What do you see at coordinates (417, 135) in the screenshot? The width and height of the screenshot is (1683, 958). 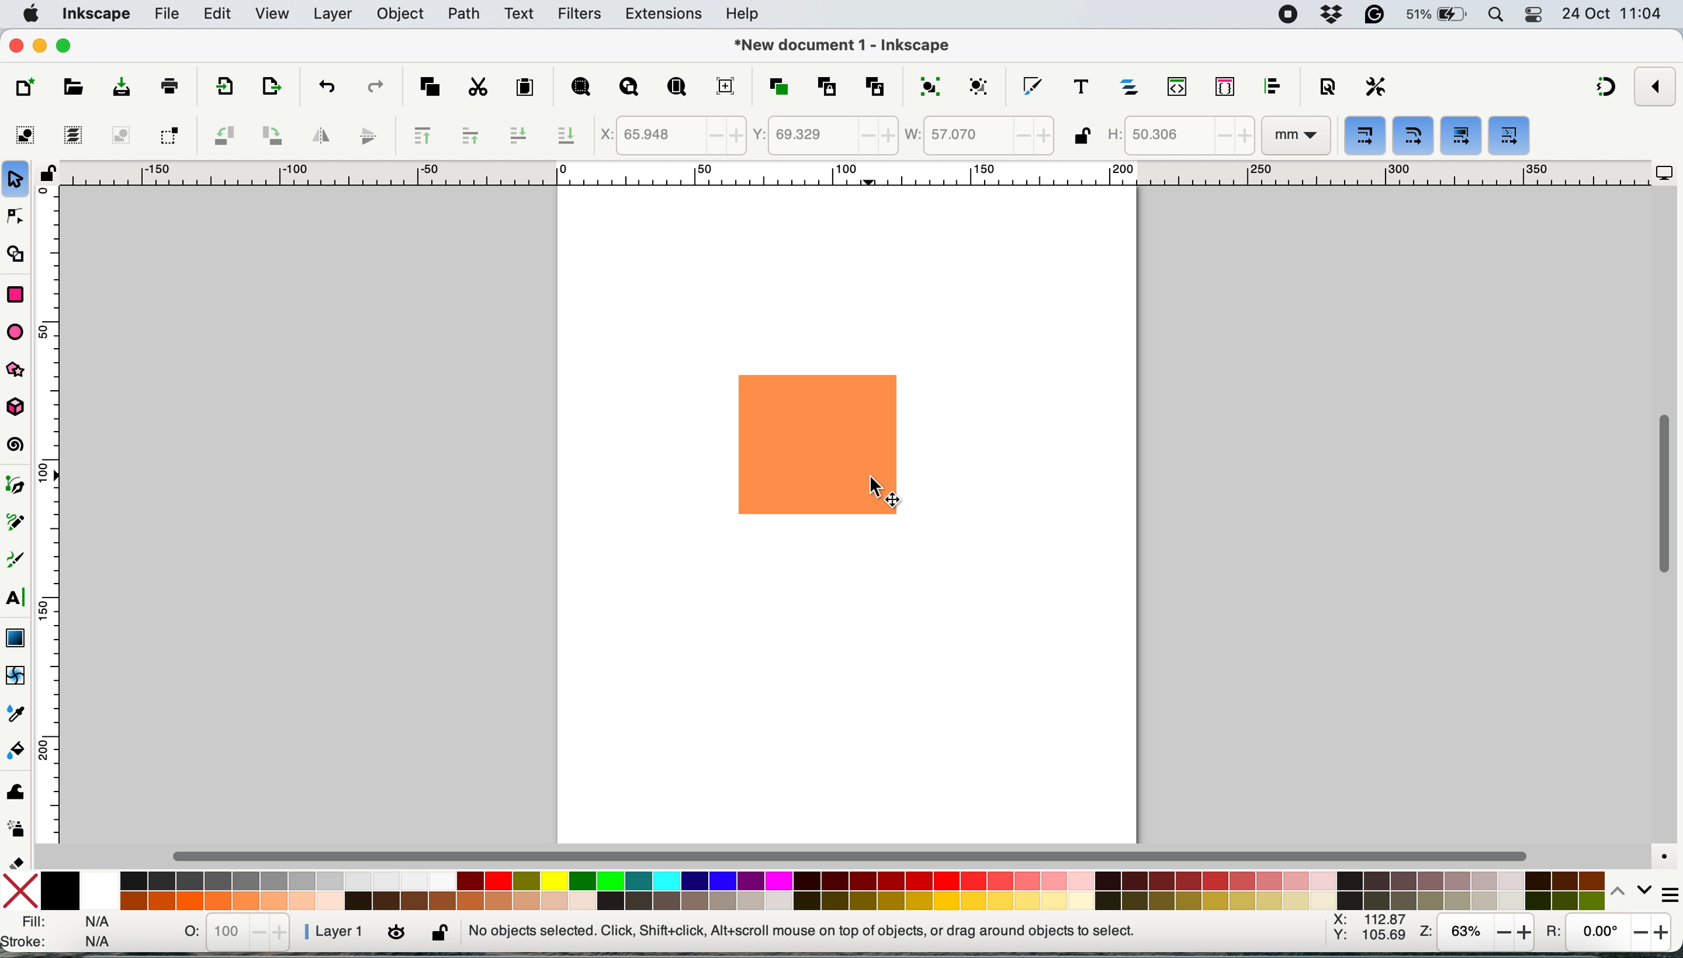 I see `raise selection to top` at bounding box center [417, 135].